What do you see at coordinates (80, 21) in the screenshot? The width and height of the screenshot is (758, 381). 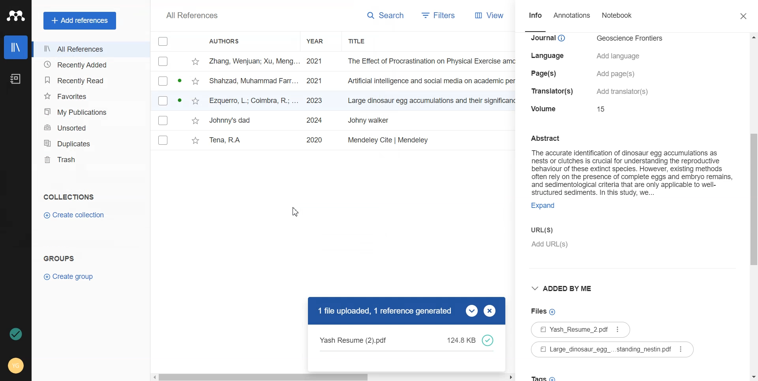 I see `Add references` at bounding box center [80, 21].